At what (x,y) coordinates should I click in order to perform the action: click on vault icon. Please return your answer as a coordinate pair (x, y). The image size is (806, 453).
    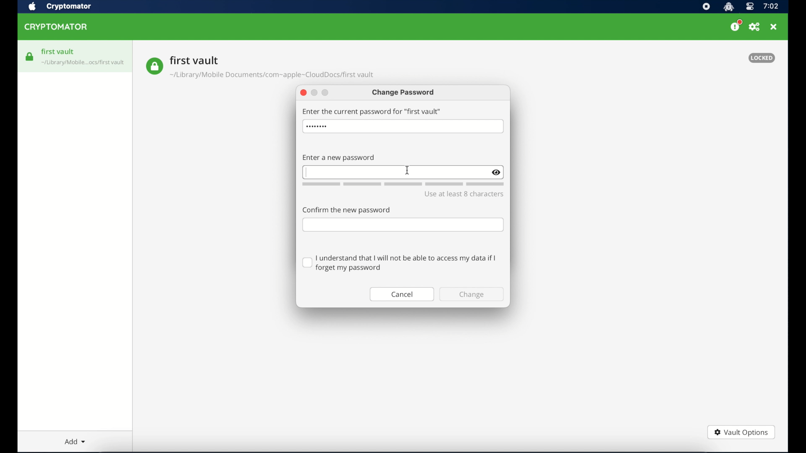
    Looking at the image, I should click on (84, 64).